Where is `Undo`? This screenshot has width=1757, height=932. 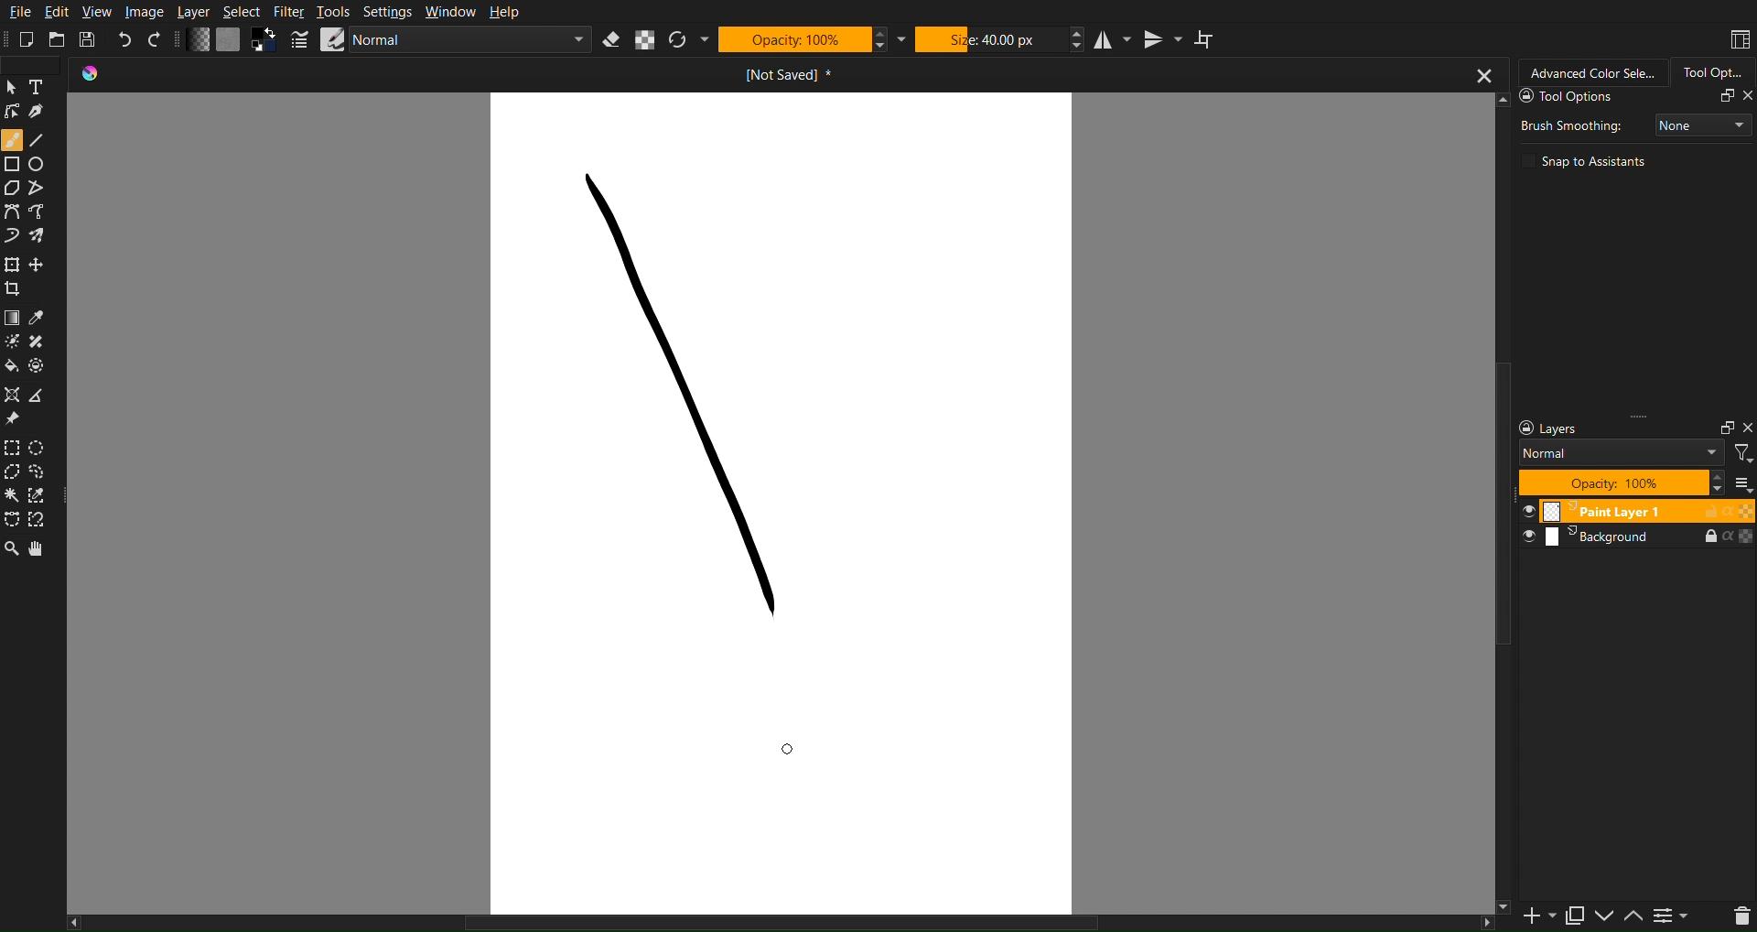 Undo is located at coordinates (125, 38).